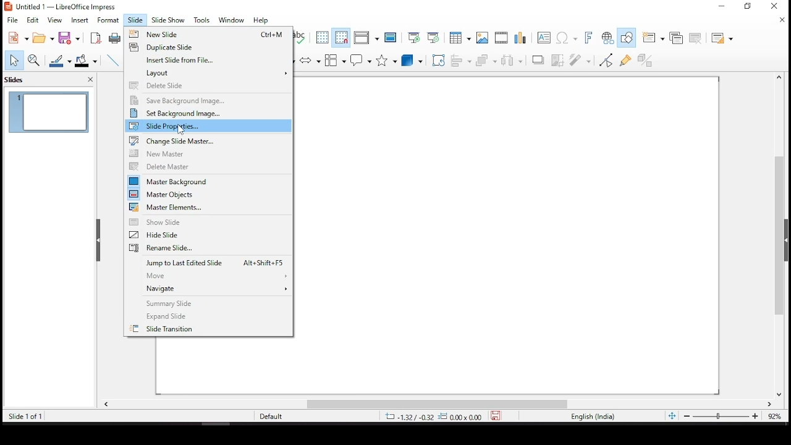  Describe the element at coordinates (722, 6) in the screenshot. I see `minimize` at that location.